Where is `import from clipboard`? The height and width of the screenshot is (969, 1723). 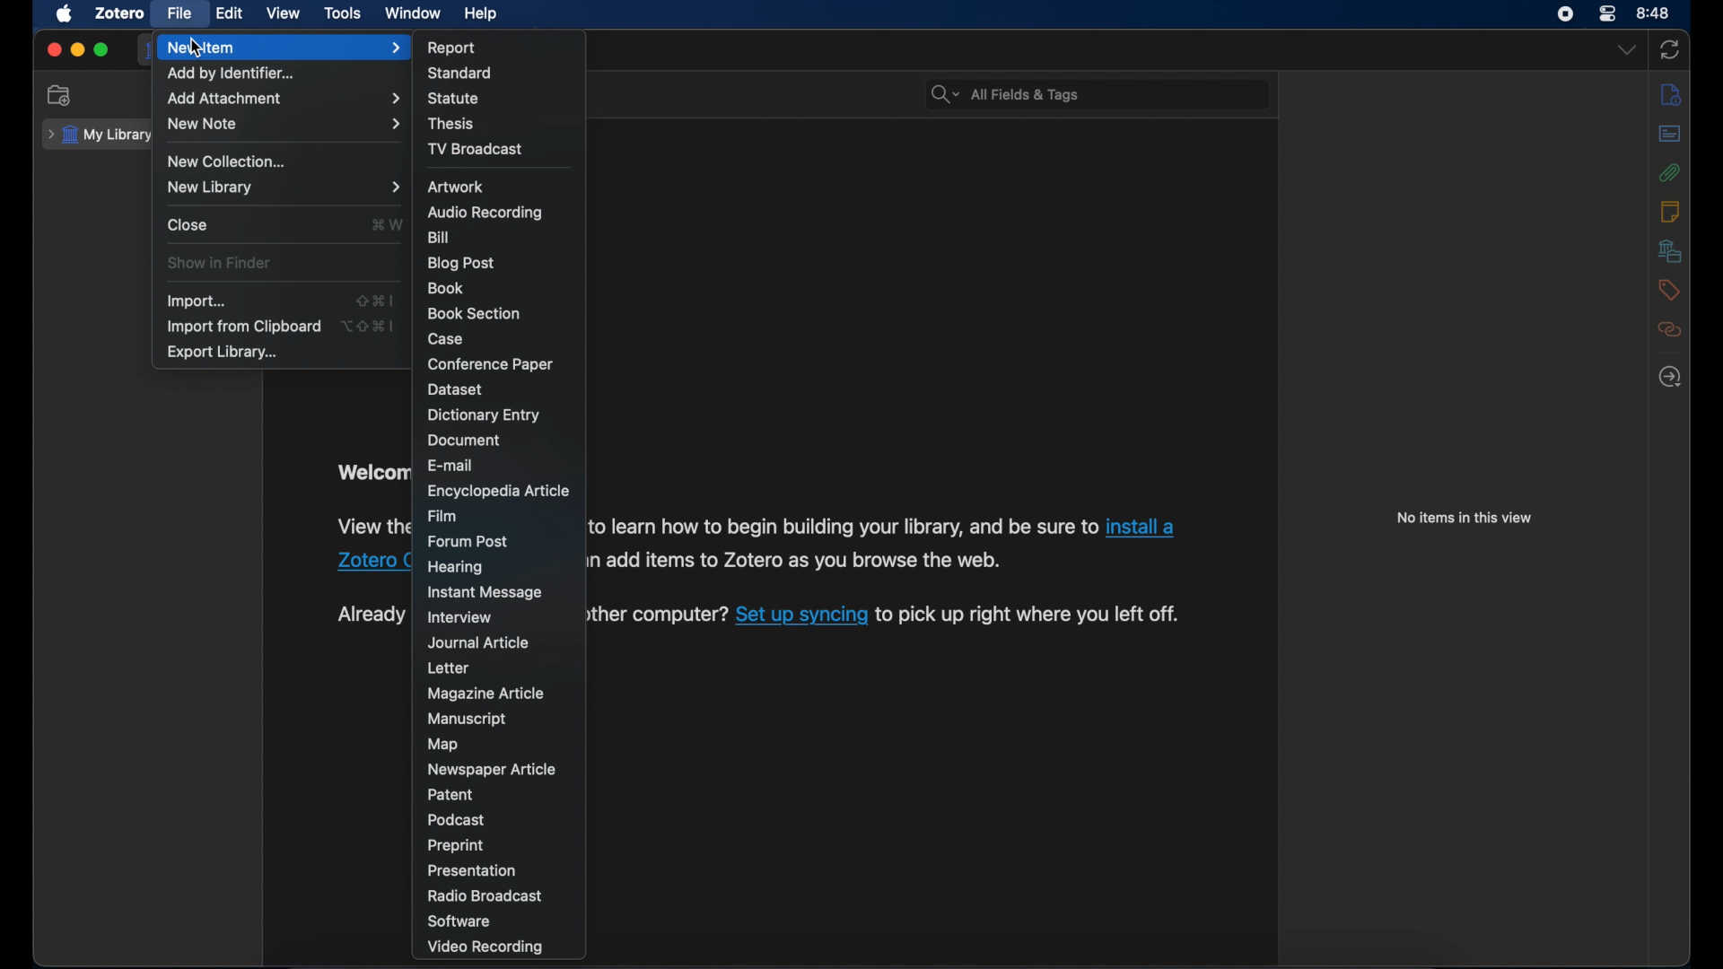 import from clipboard is located at coordinates (242, 326).